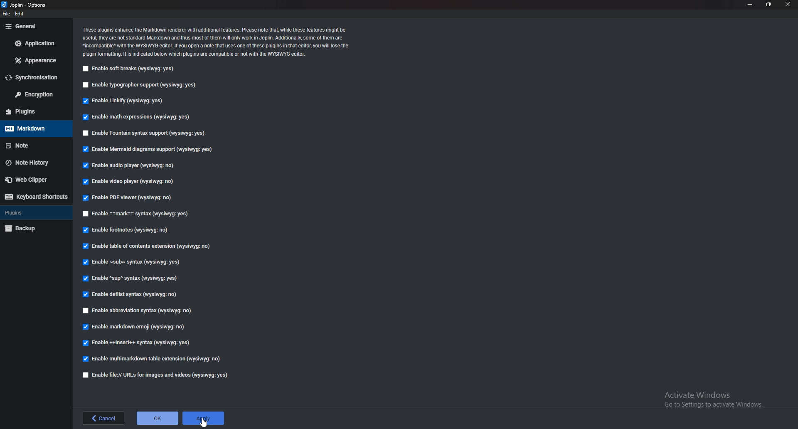 The width and height of the screenshot is (798, 429). What do you see at coordinates (148, 150) in the screenshot?
I see `enable mermaid diagram support` at bounding box center [148, 150].